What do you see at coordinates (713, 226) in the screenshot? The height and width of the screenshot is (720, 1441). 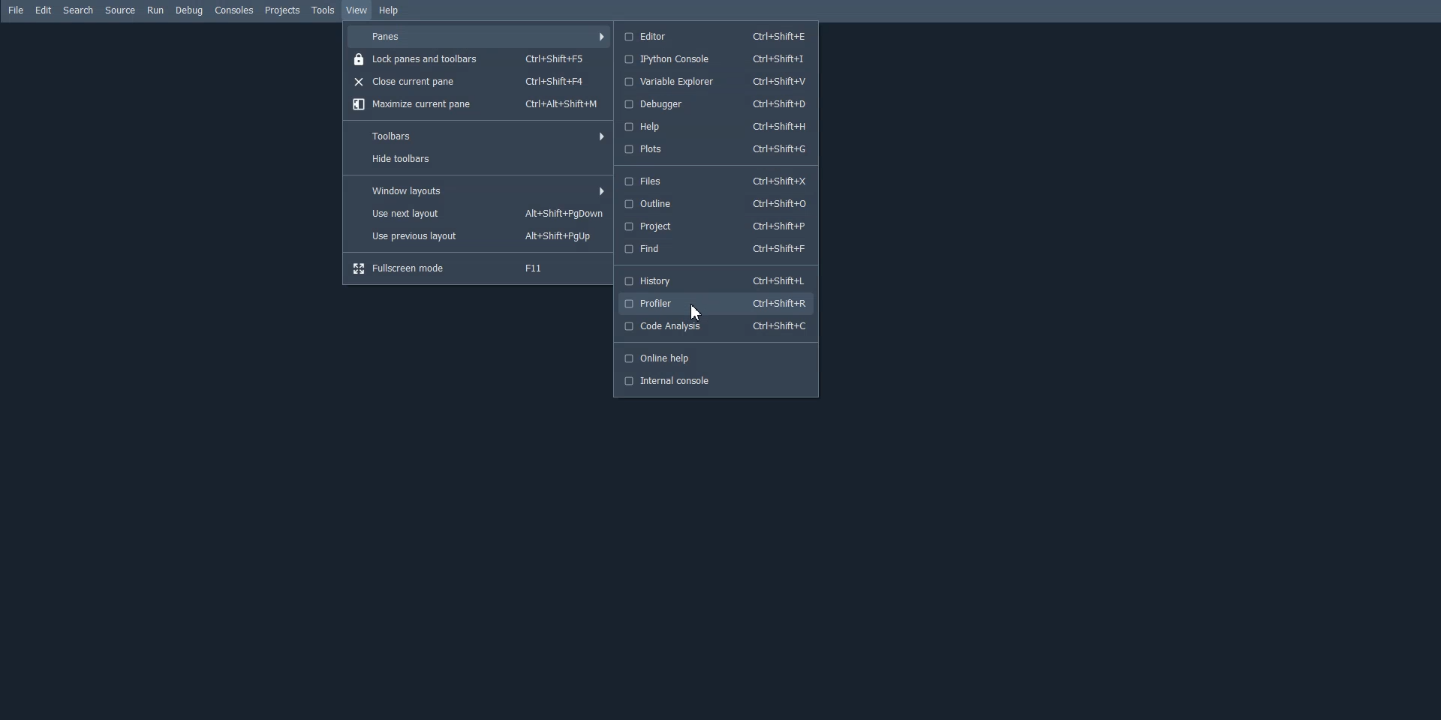 I see `Project` at bounding box center [713, 226].